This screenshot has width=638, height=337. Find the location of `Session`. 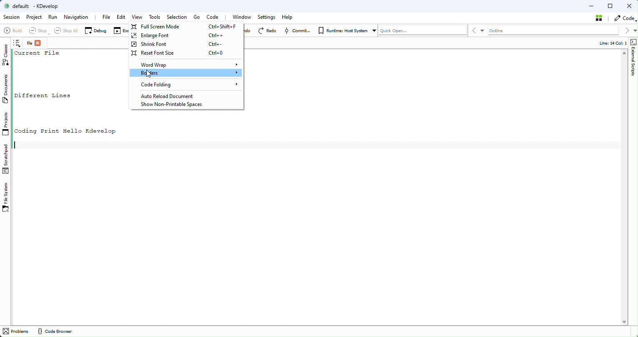

Session is located at coordinates (11, 18).